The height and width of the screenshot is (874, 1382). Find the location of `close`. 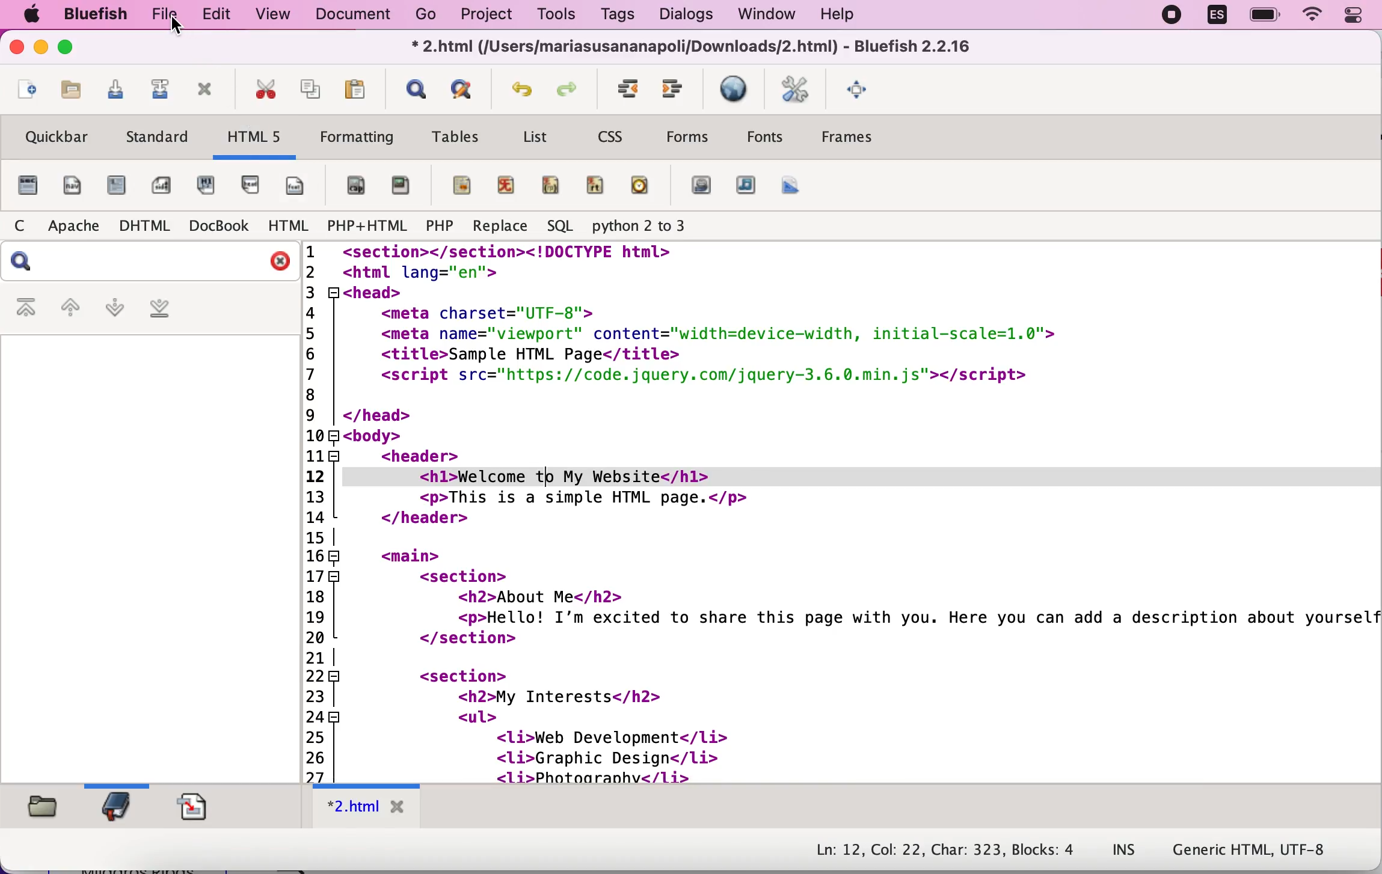

close is located at coordinates (280, 262).